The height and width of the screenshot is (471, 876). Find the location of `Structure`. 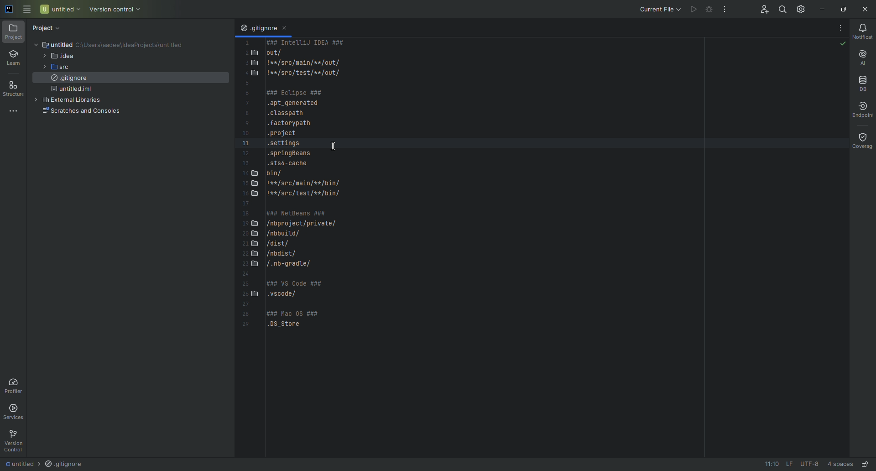

Structure is located at coordinates (15, 88).